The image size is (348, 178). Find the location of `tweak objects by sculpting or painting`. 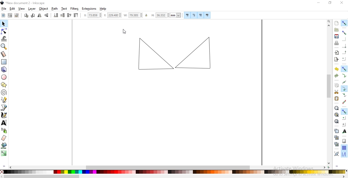

tweak objects by sculpting or painting is located at coordinates (4, 39).